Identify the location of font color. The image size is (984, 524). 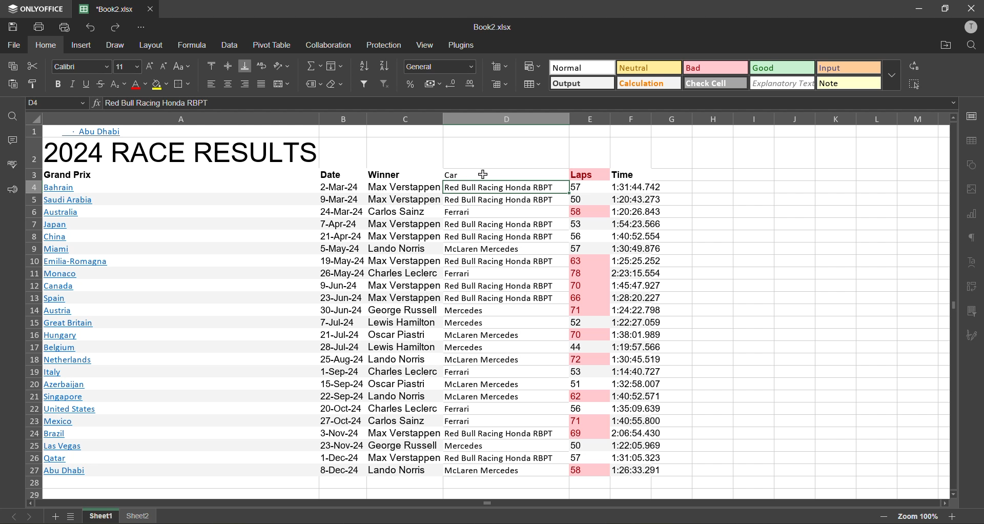
(140, 86).